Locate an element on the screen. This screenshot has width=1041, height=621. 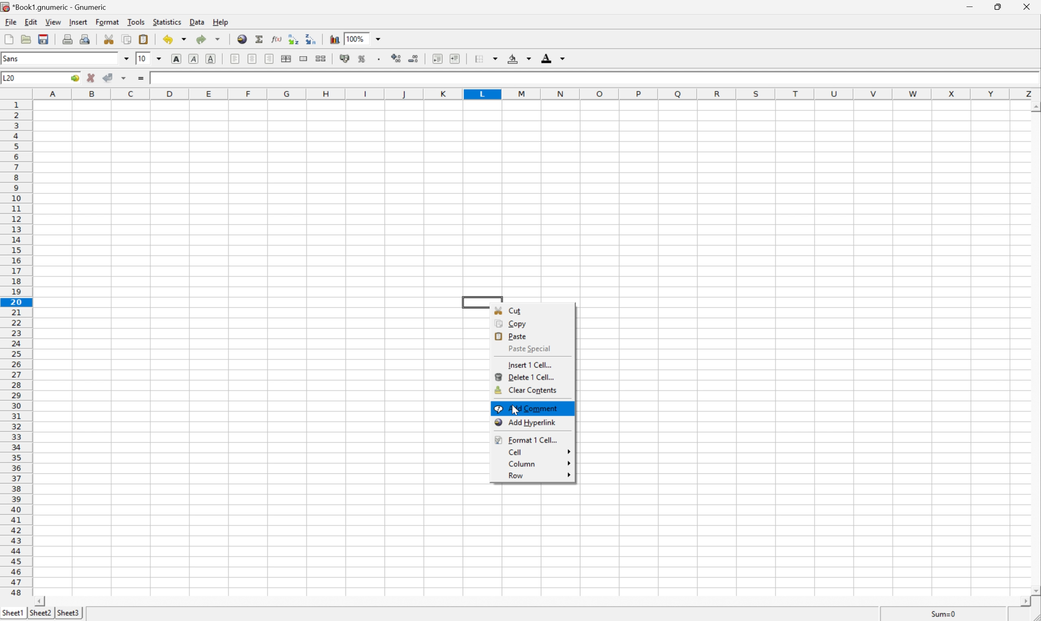
Cursor is located at coordinates (515, 410).